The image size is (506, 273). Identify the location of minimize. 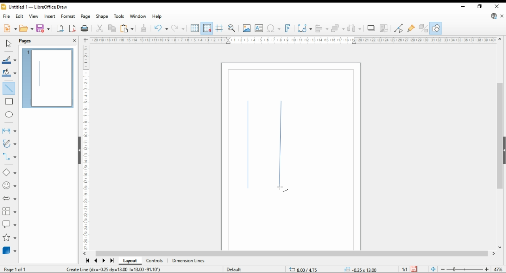
(463, 7).